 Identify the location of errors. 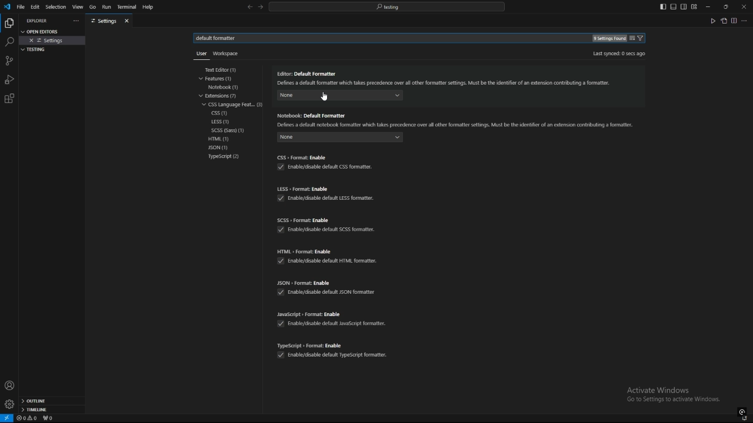
(27, 418).